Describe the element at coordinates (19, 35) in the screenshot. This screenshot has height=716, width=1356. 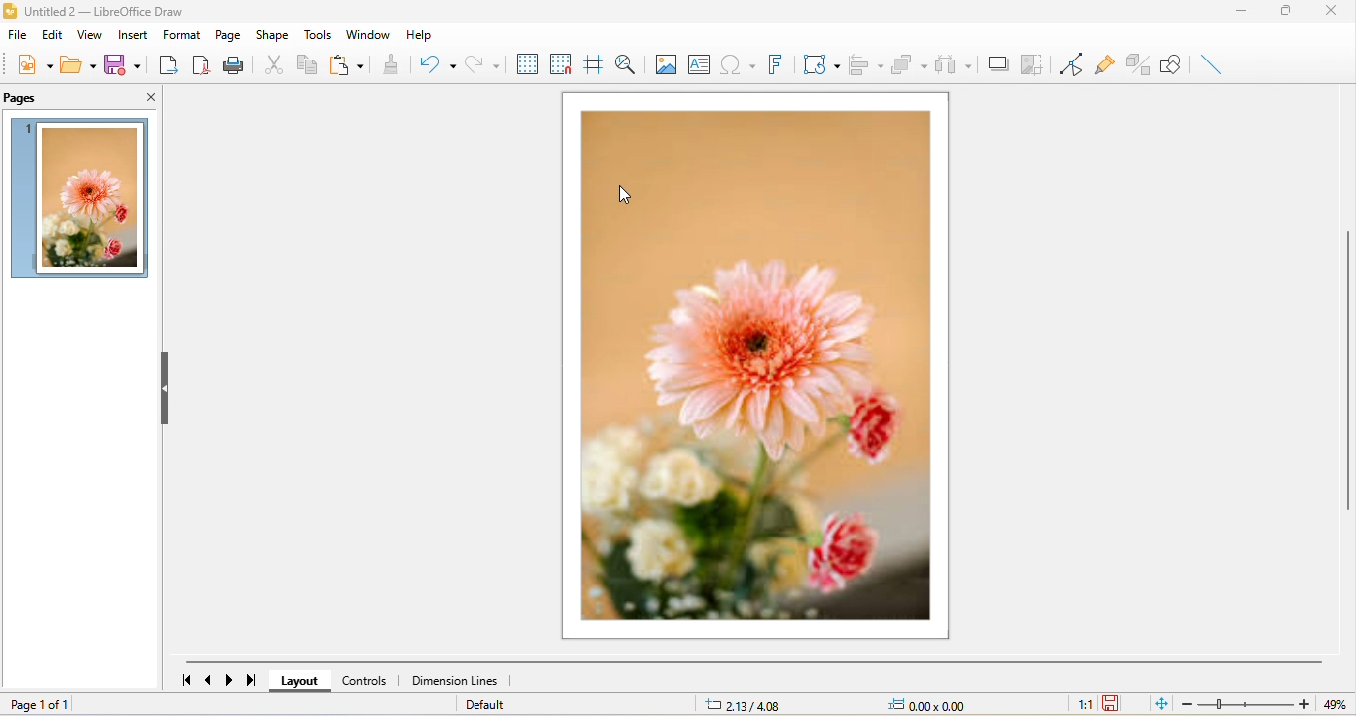
I see `file` at that location.